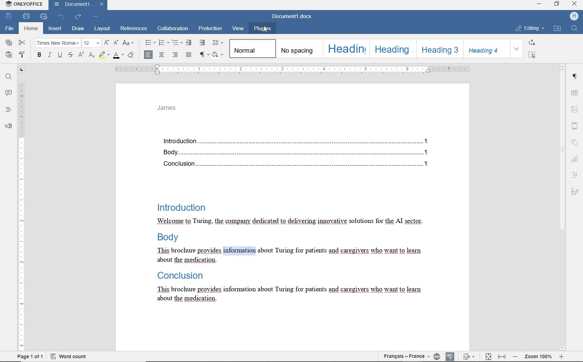 Image resolution: width=583 pixels, height=362 pixels. I want to click on HEADING 3, so click(439, 48).